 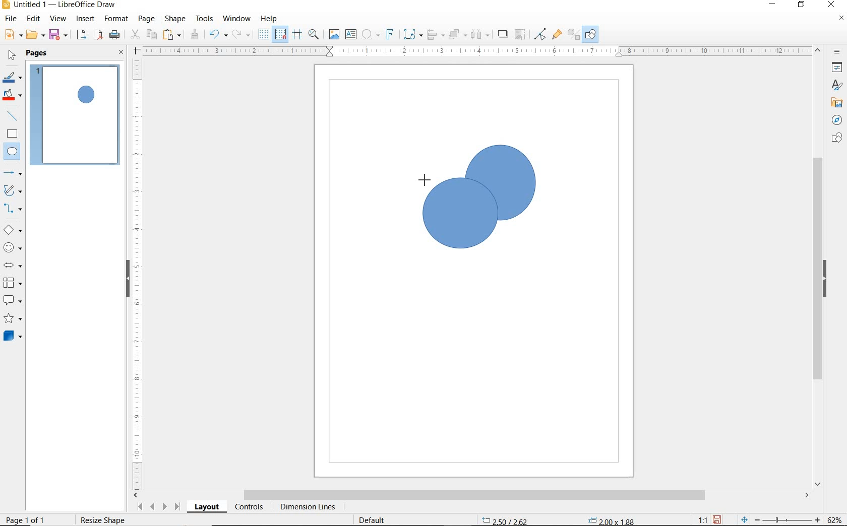 What do you see at coordinates (135, 35) in the screenshot?
I see `CUT` at bounding box center [135, 35].